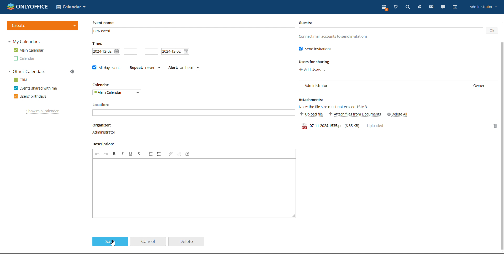 The image size is (504, 254). What do you see at coordinates (186, 241) in the screenshot?
I see `delete` at bounding box center [186, 241].